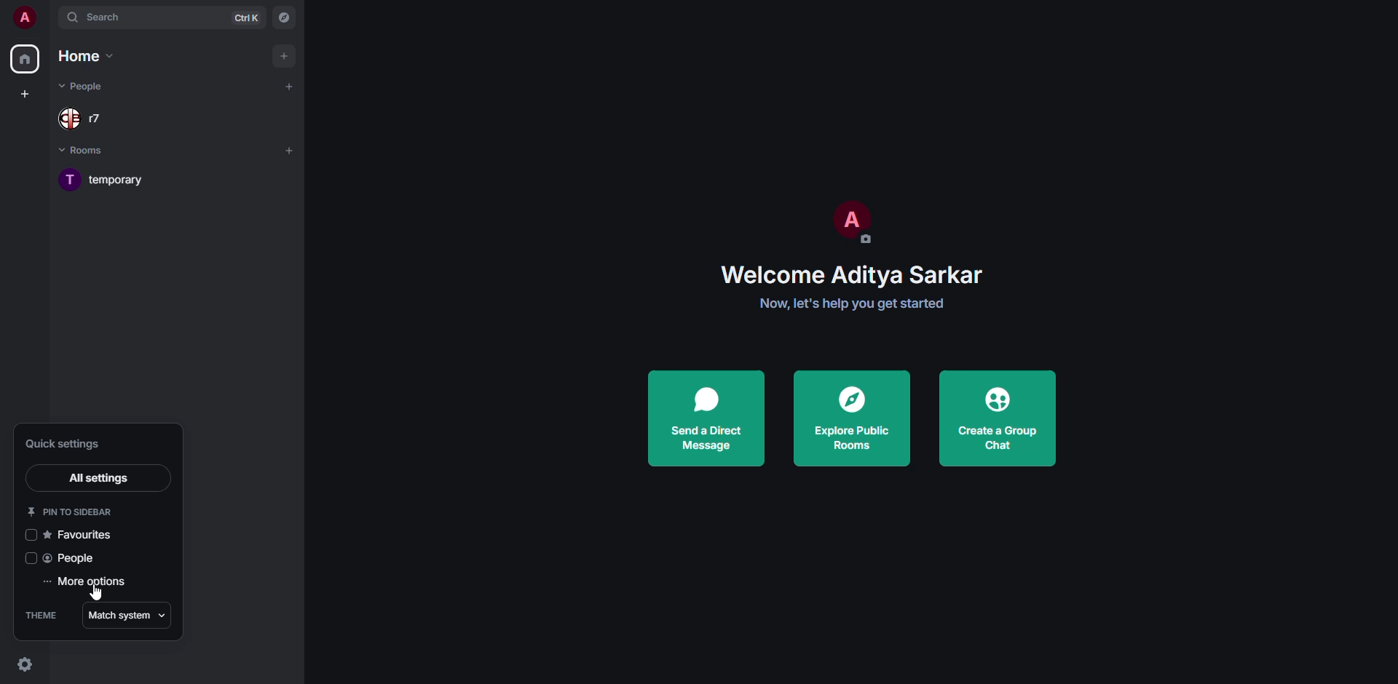 This screenshot has width=1398, height=684. I want to click on create space, so click(23, 94).